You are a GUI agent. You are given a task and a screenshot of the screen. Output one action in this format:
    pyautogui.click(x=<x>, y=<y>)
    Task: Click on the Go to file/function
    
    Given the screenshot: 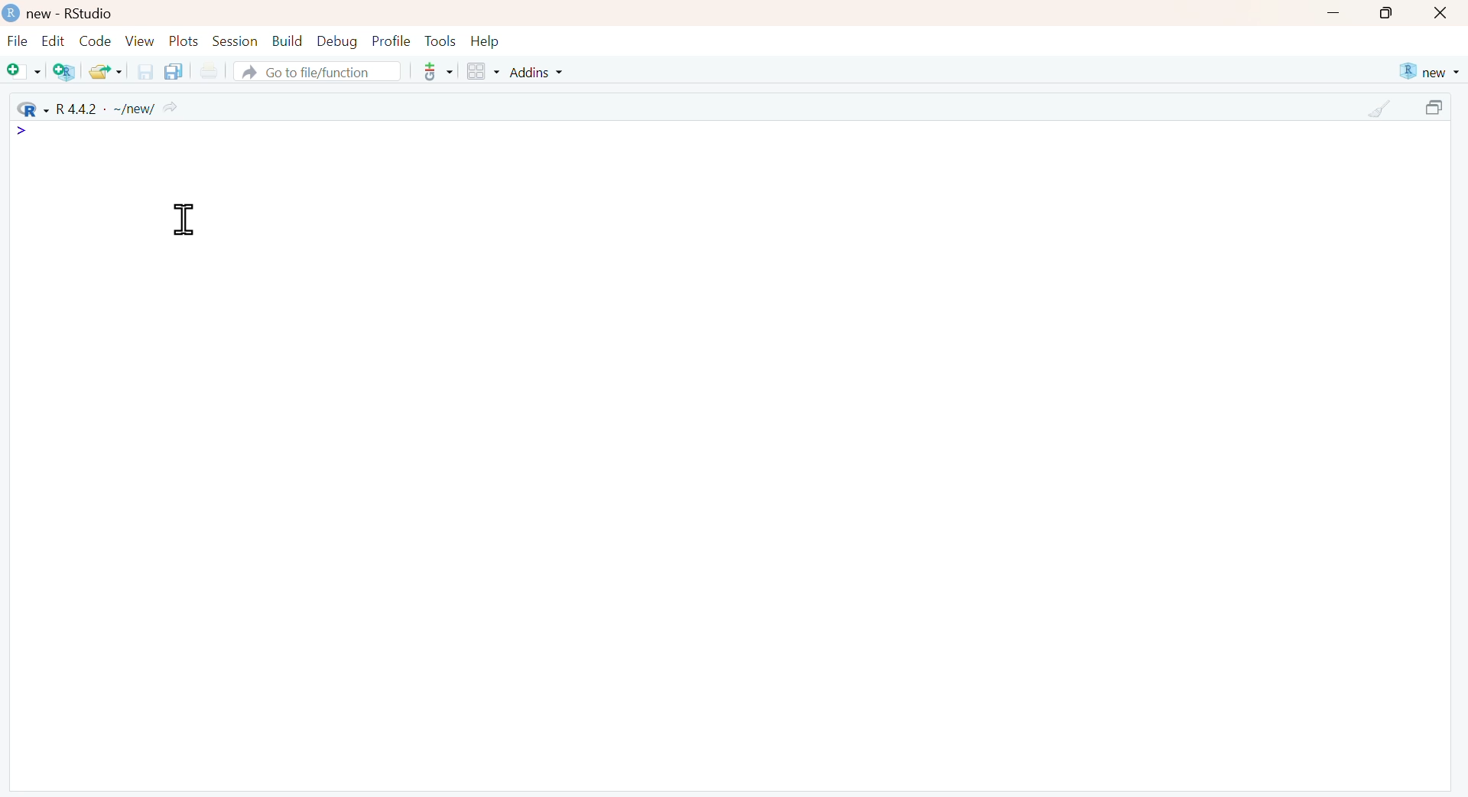 What is the action you would take?
    pyautogui.click(x=316, y=71)
    